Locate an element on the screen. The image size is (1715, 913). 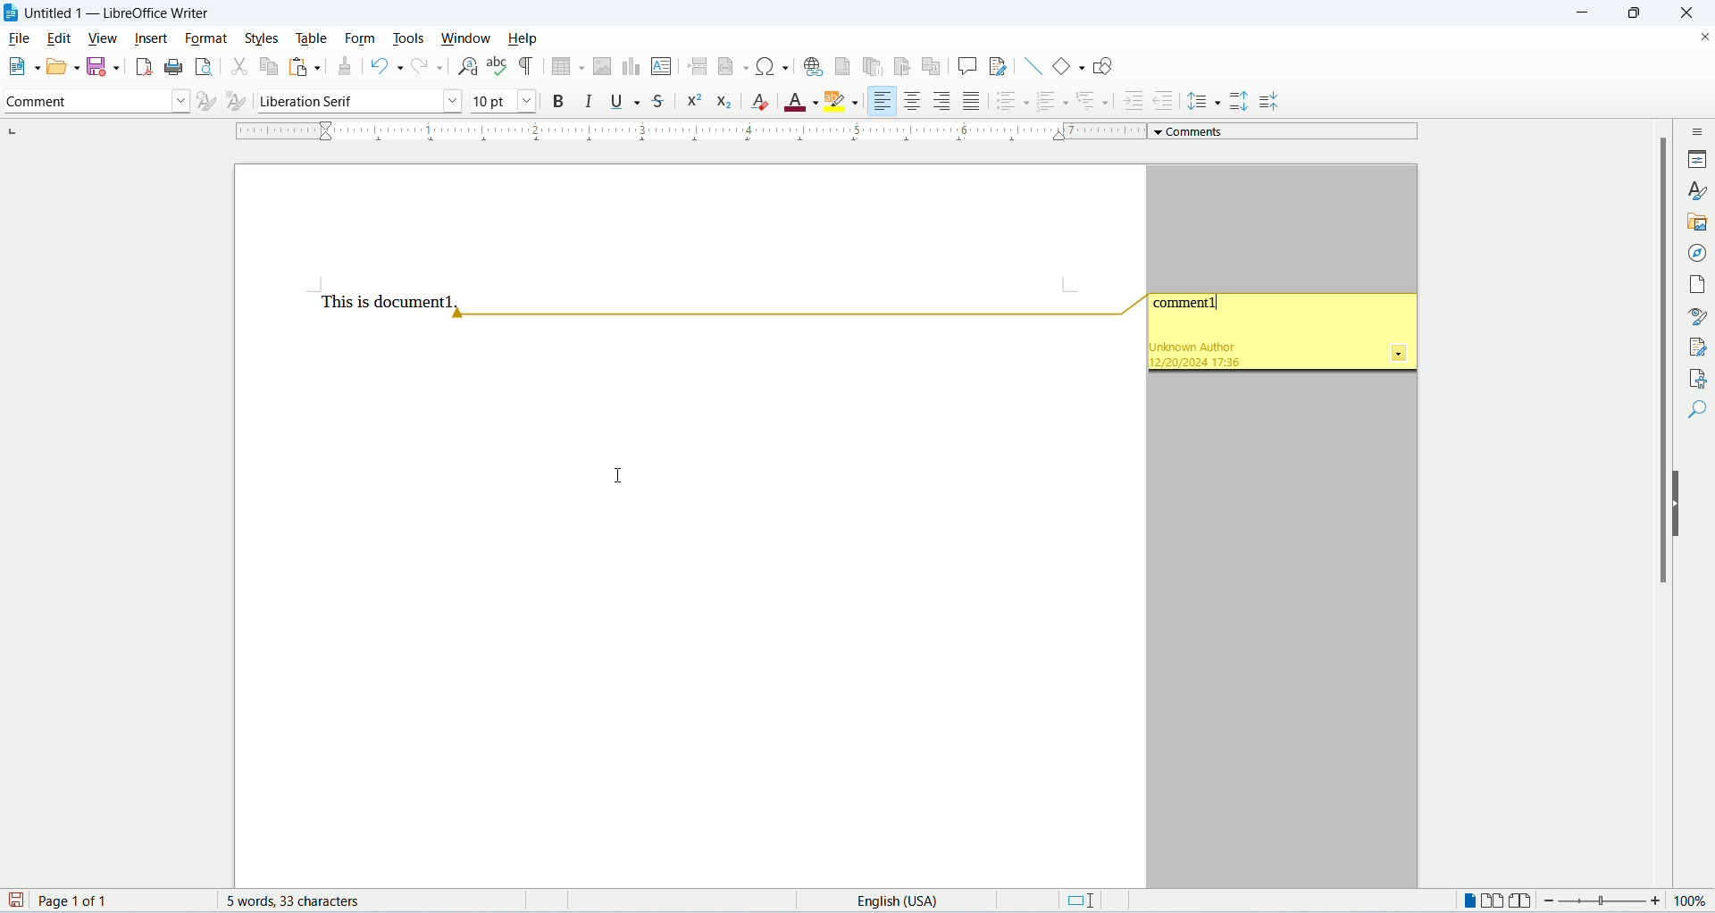
paragraph style is located at coordinates (95, 103).